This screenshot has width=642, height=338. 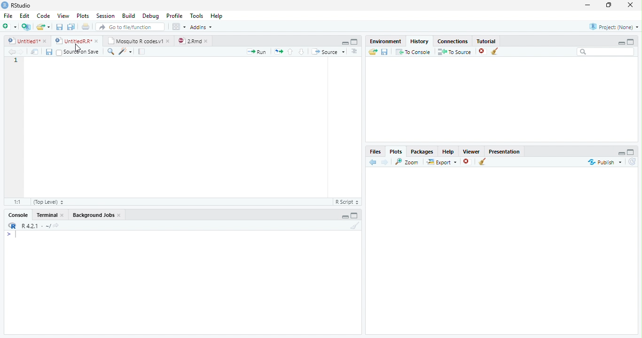 What do you see at coordinates (16, 202) in the screenshot?
I see `1:1` at bounding box center [16, 202].